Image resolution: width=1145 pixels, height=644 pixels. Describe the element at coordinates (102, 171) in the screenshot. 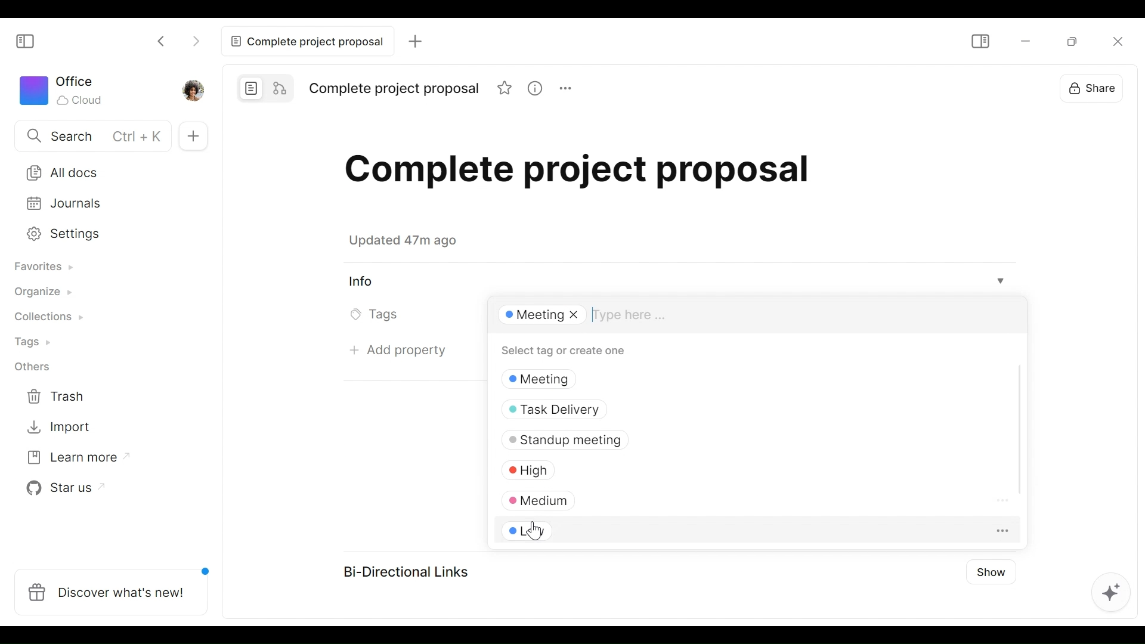

I see `All documents` at that location.